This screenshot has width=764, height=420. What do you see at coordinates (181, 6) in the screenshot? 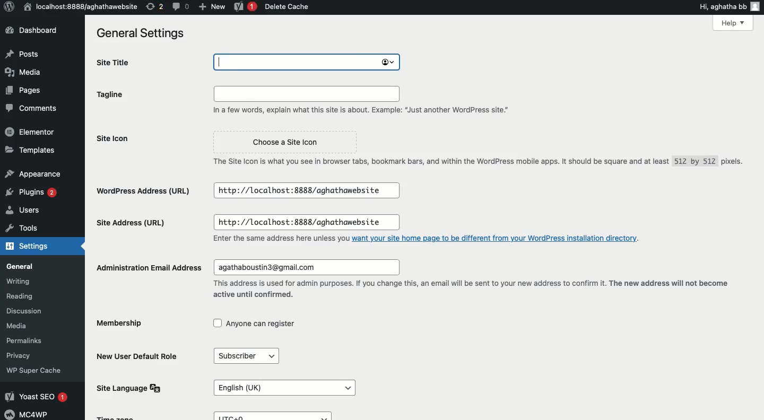
I see `Comment` at bounding box center [181, 6].